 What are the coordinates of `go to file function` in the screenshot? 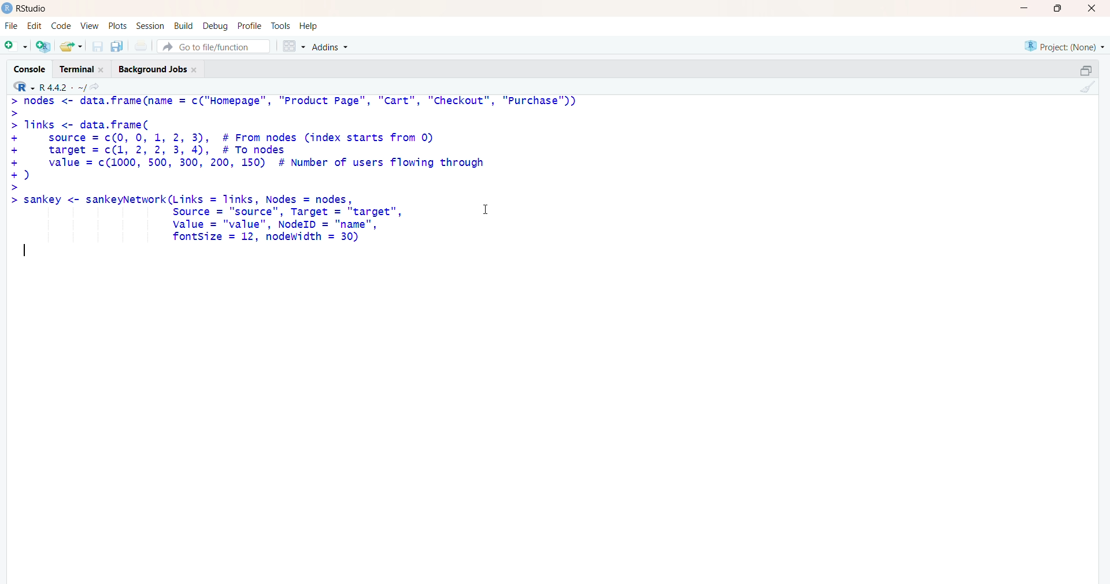 It's located at (214, 46).